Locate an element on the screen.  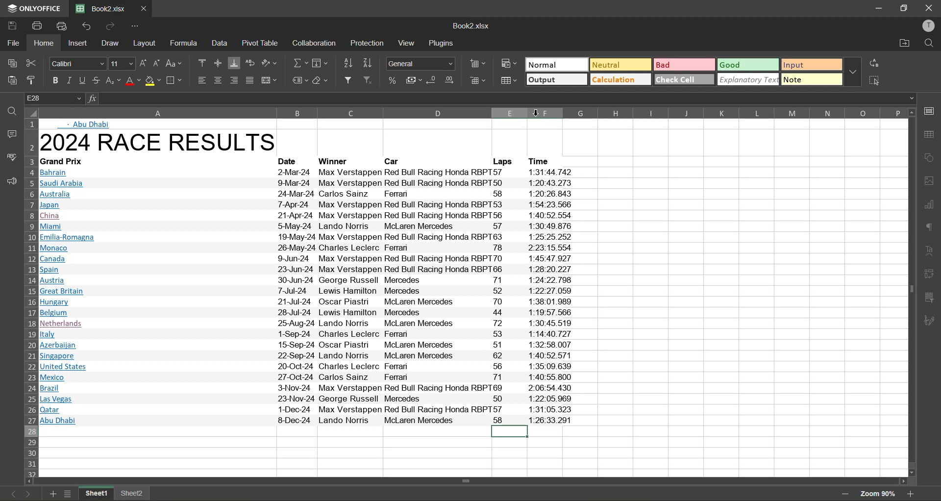
input is located at coordinates (812, 65).